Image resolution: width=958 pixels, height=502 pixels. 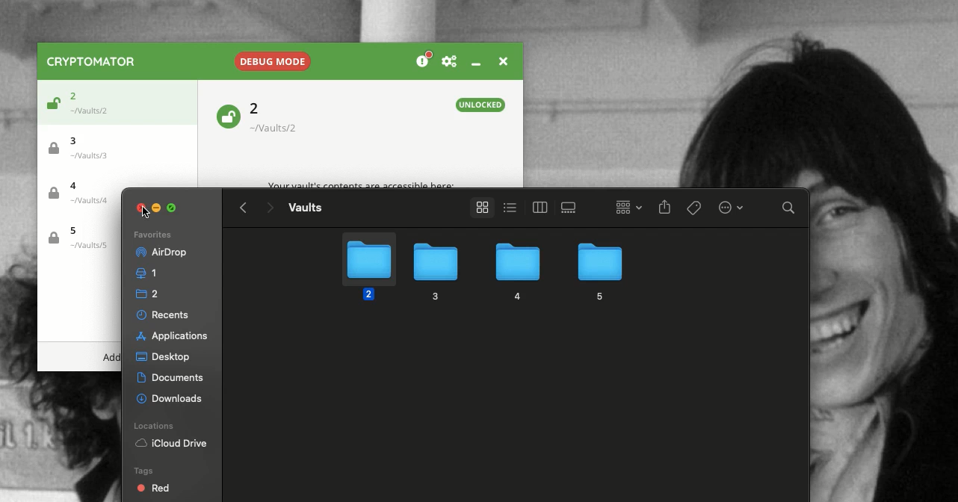 I want to click on View 3, so click(x=571, y=208).